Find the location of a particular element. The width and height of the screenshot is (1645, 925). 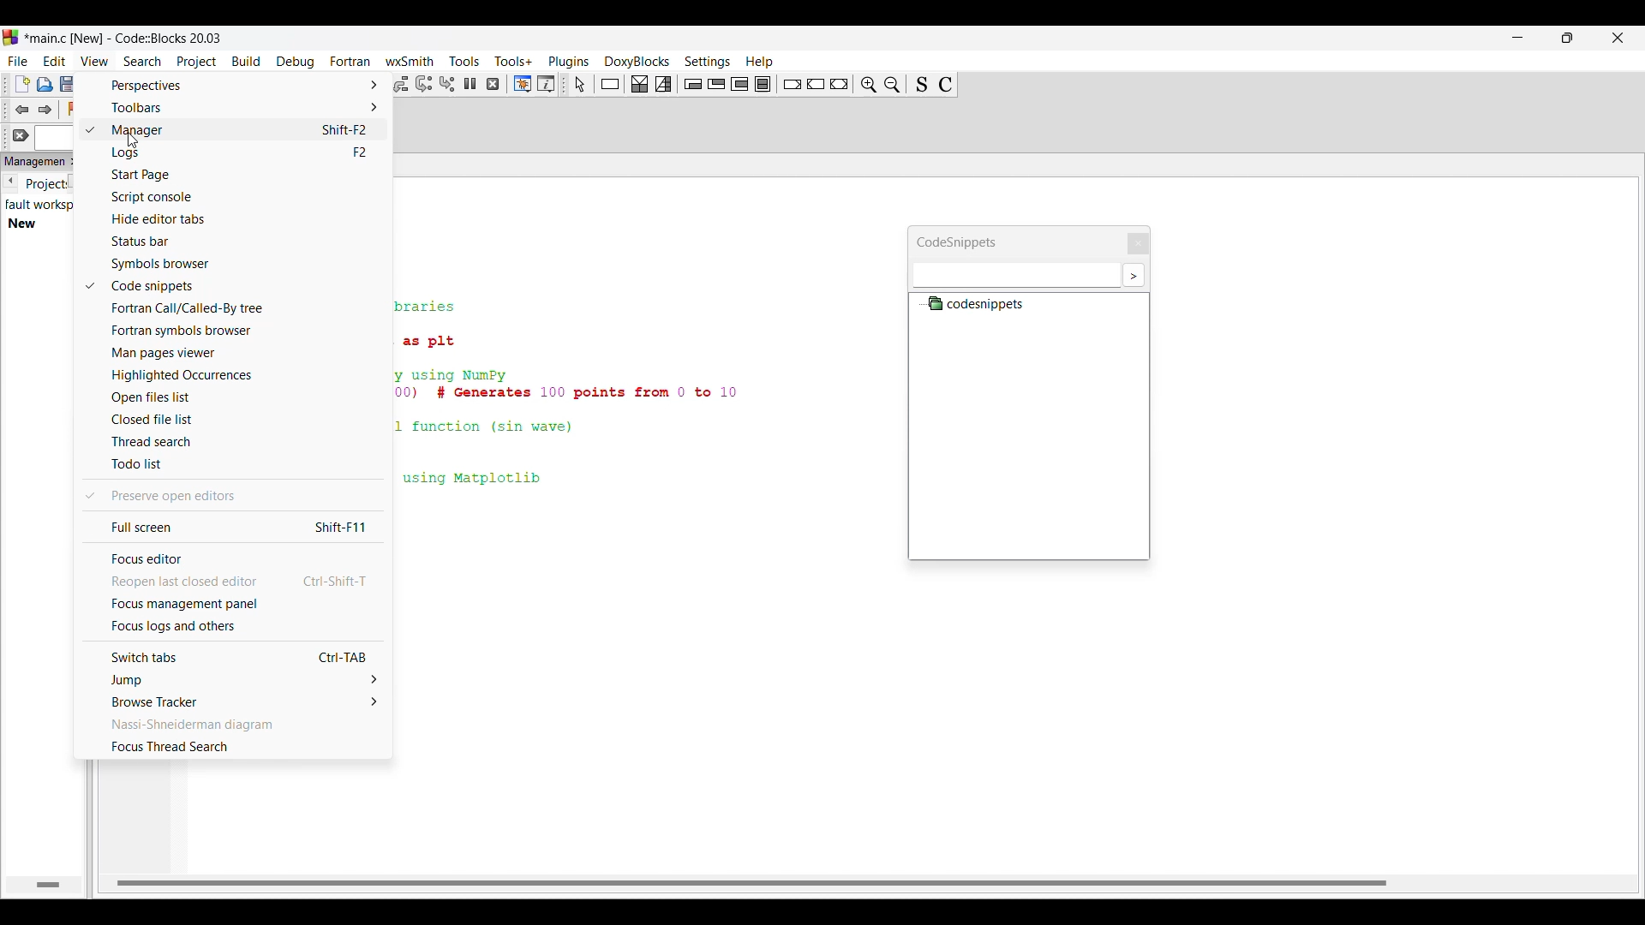

Toggle bookmark is located at coordinates (75, 109).